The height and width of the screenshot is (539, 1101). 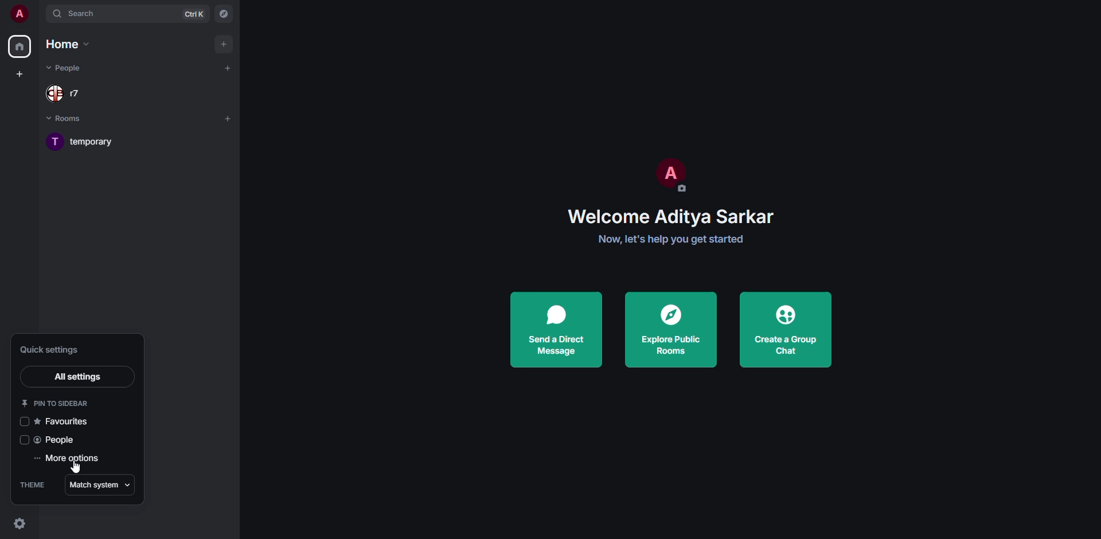 I want to click on expand, so click(x=38, y=14).